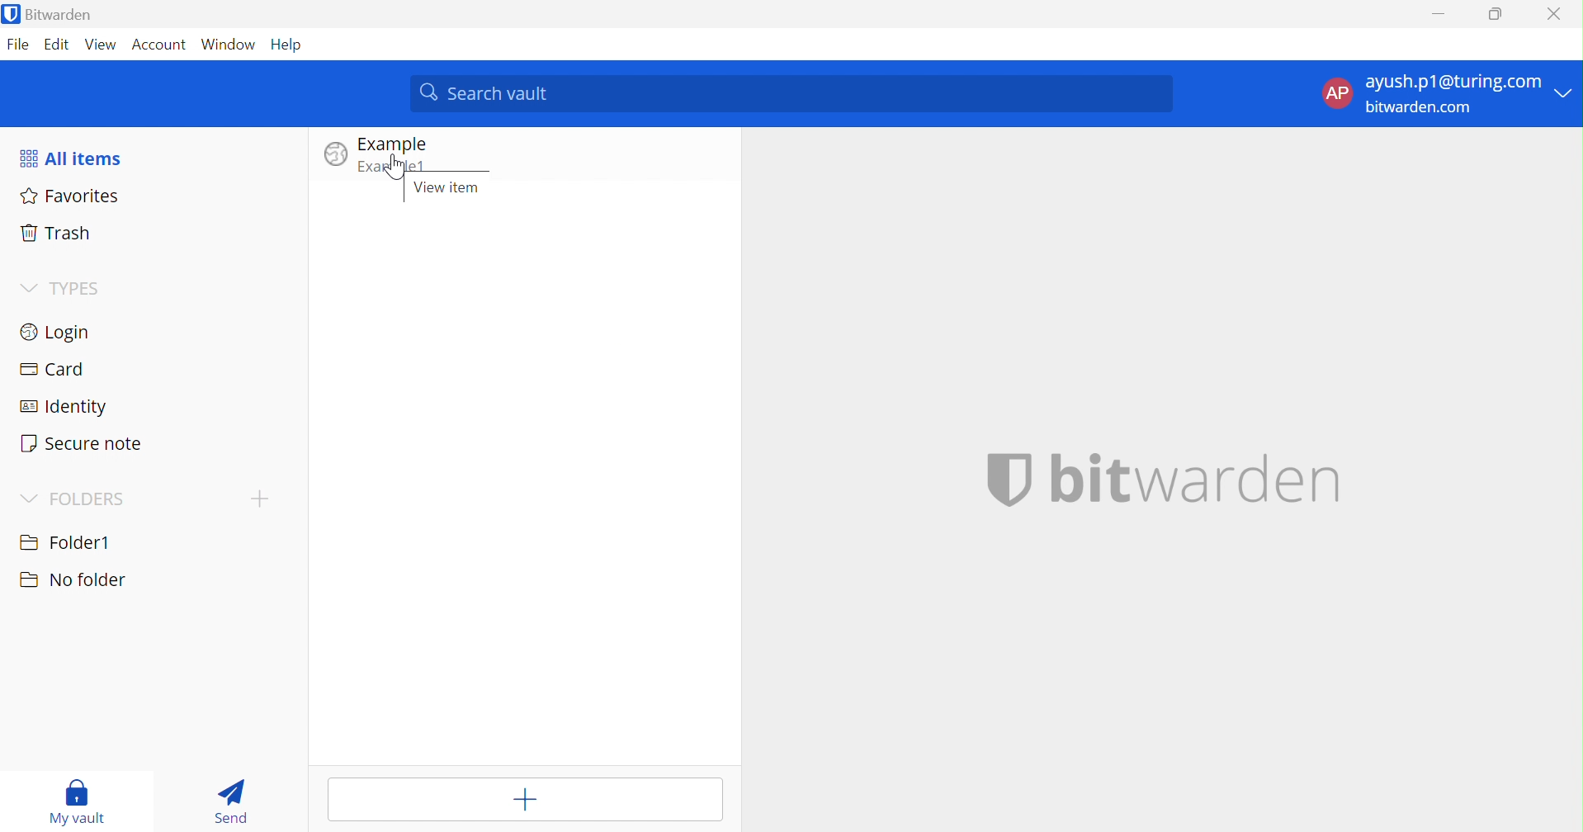 This screenshot has height=832, width=1583. What do you see at coordinates (78, 799) in the screenshot?
I see `My vault` at bounding box center [78, 799].